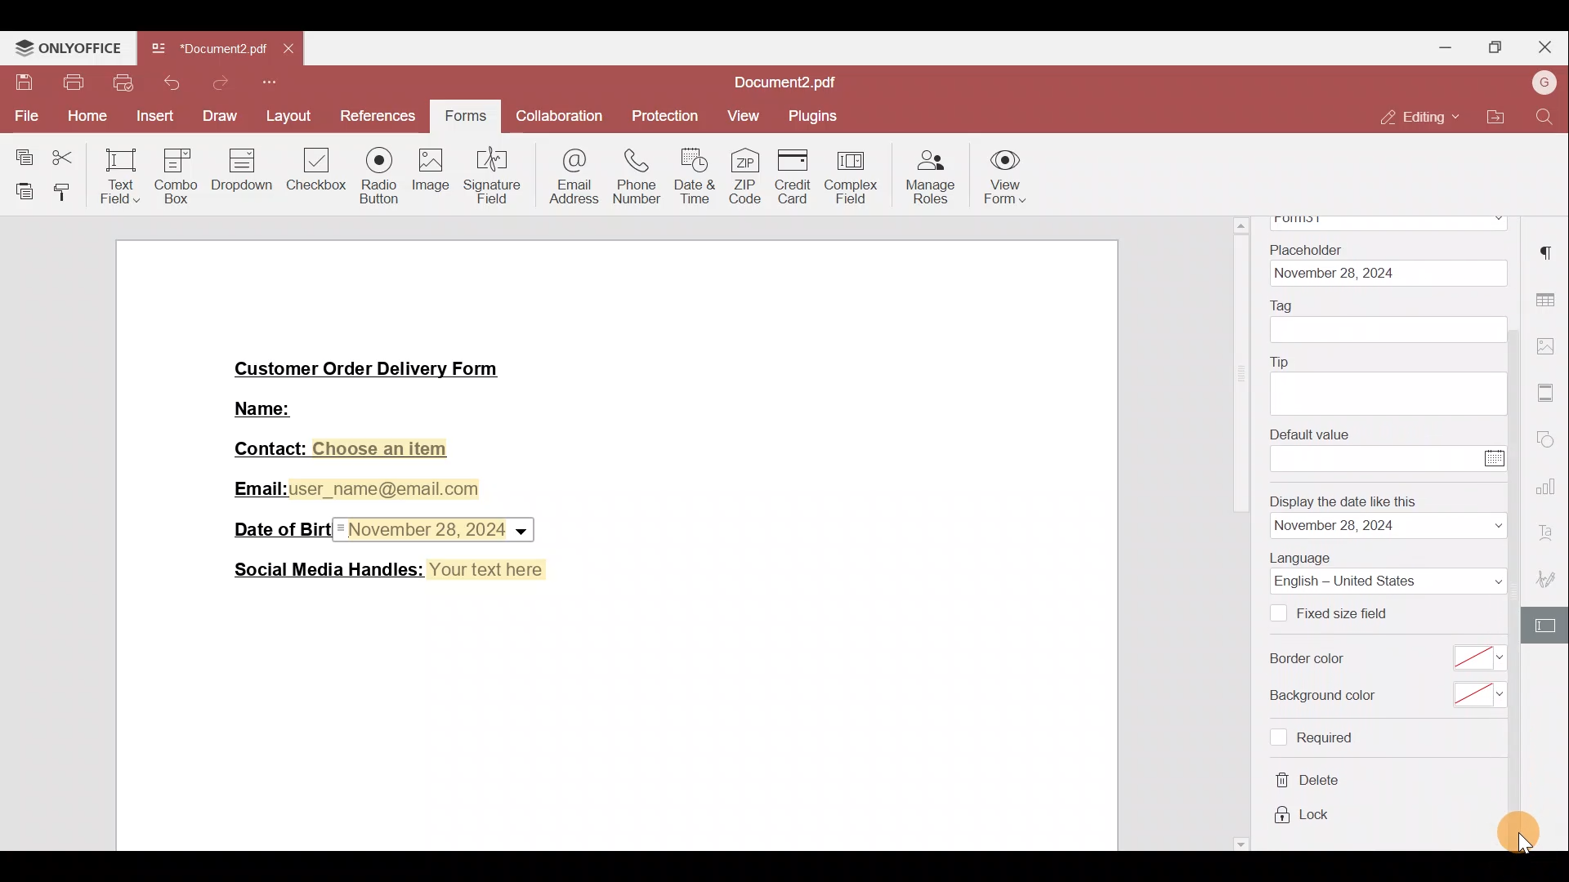 Image resolution: width=1569 pixels, height=882 pixels. What do you see at coordinates (749, 113) in the screenshot?
I see `View` at bounding box center [749, 113].